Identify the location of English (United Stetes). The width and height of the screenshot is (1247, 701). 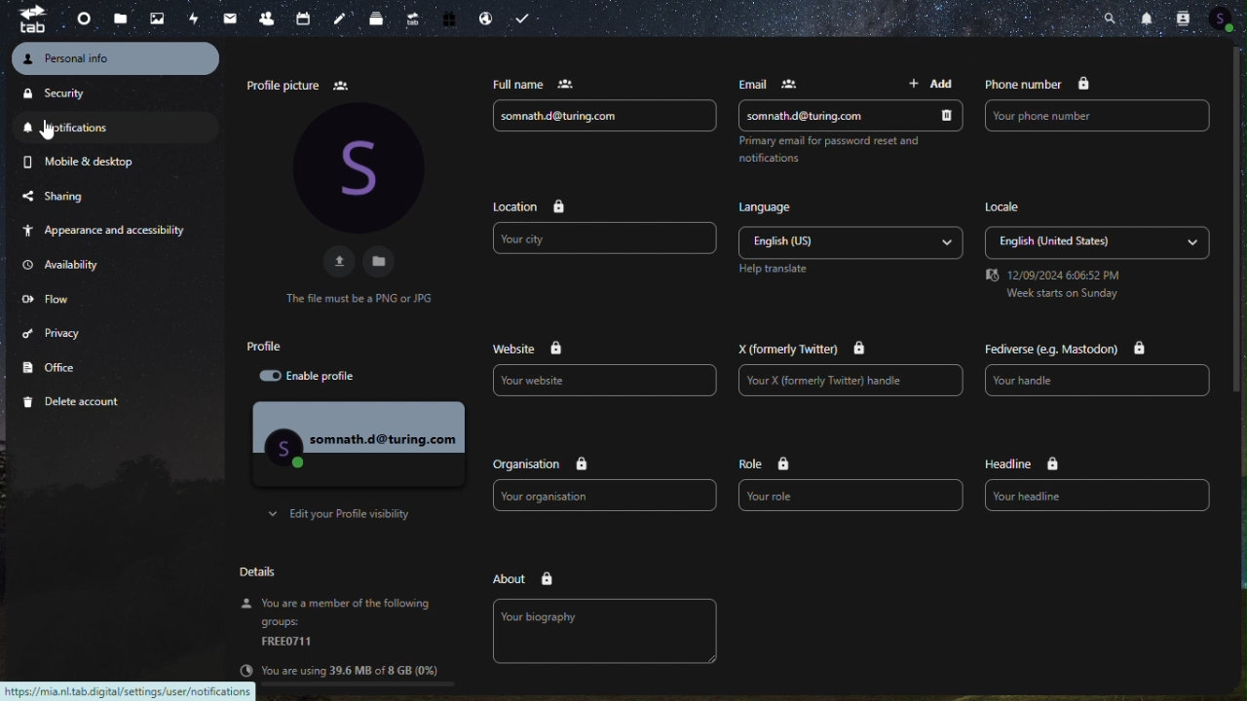
(1094, 242).